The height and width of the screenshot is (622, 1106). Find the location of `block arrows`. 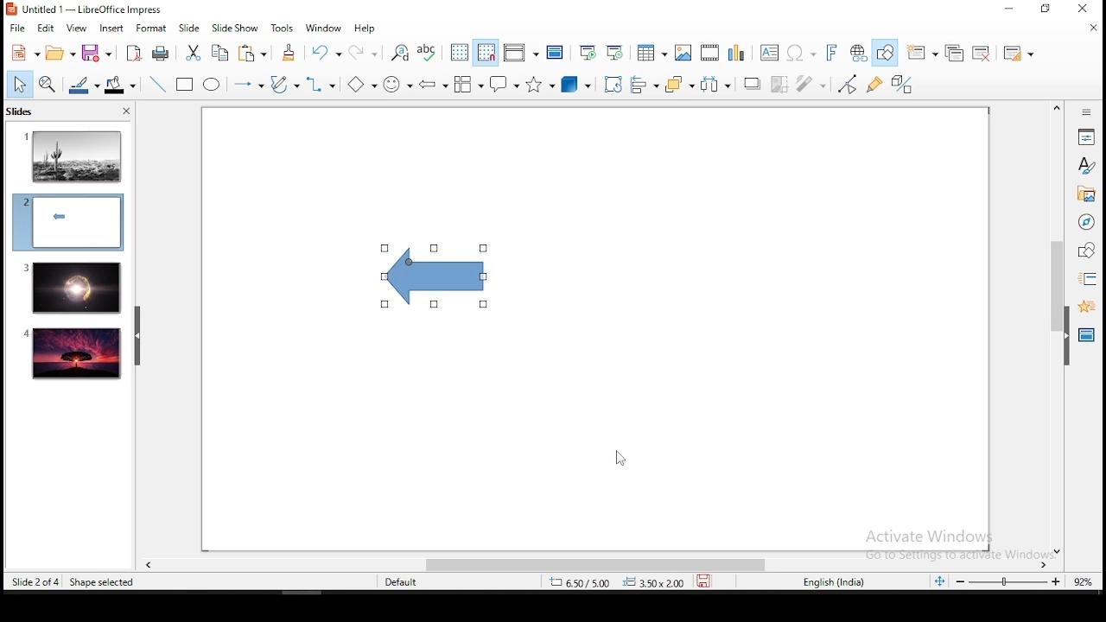

block arrows is located at coordinates (434, 86).